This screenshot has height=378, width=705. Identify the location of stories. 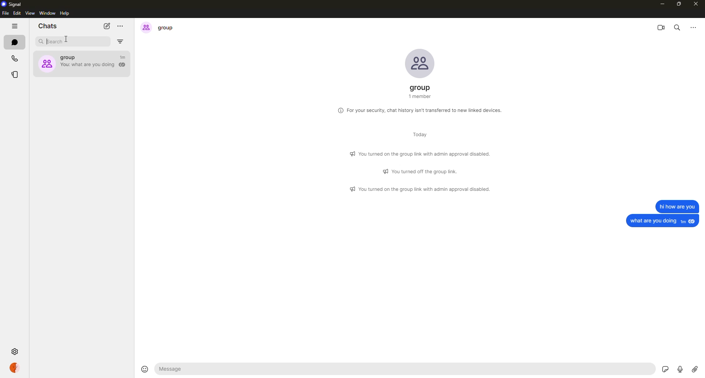
(15, 75).